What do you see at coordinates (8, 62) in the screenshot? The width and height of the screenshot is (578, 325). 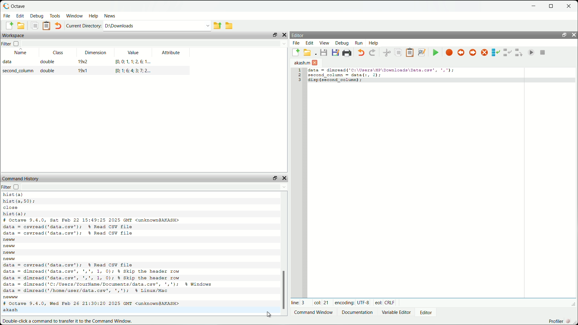 I see `data` at bounding box center [8, 62].